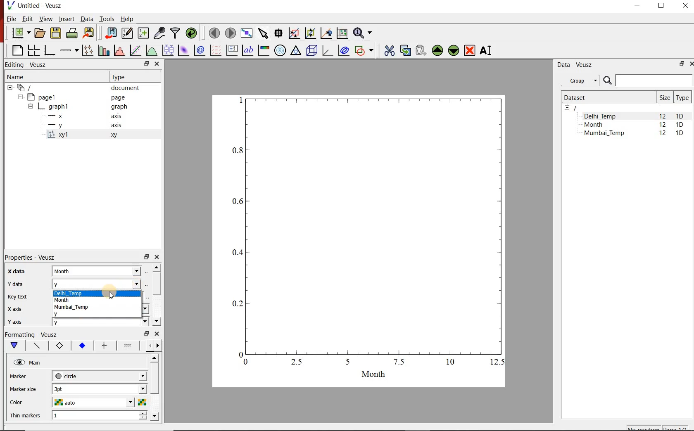  Describe the element at coordinates (86, 19) in the screenshot. I see `Data` at that location.